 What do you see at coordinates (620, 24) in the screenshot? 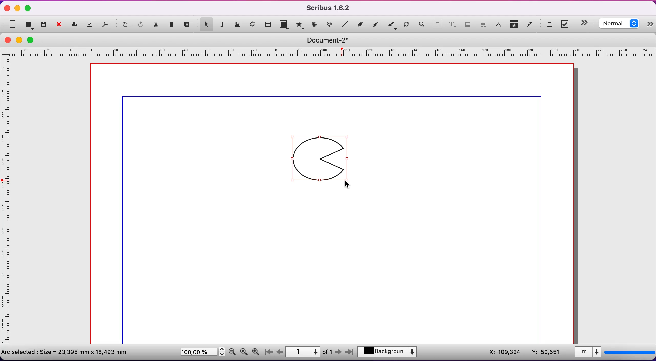
I see `select image preview quality` at bounding box center [620, 24].